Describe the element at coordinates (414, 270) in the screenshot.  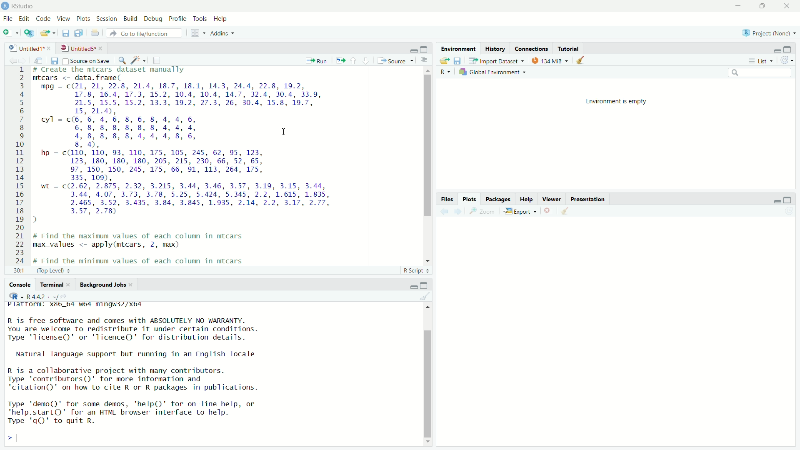
I see `R Script ` at that location.